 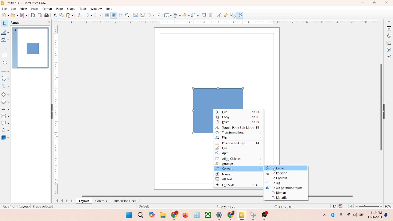 I want to click on fontwork text, so click(x=158, y=14).